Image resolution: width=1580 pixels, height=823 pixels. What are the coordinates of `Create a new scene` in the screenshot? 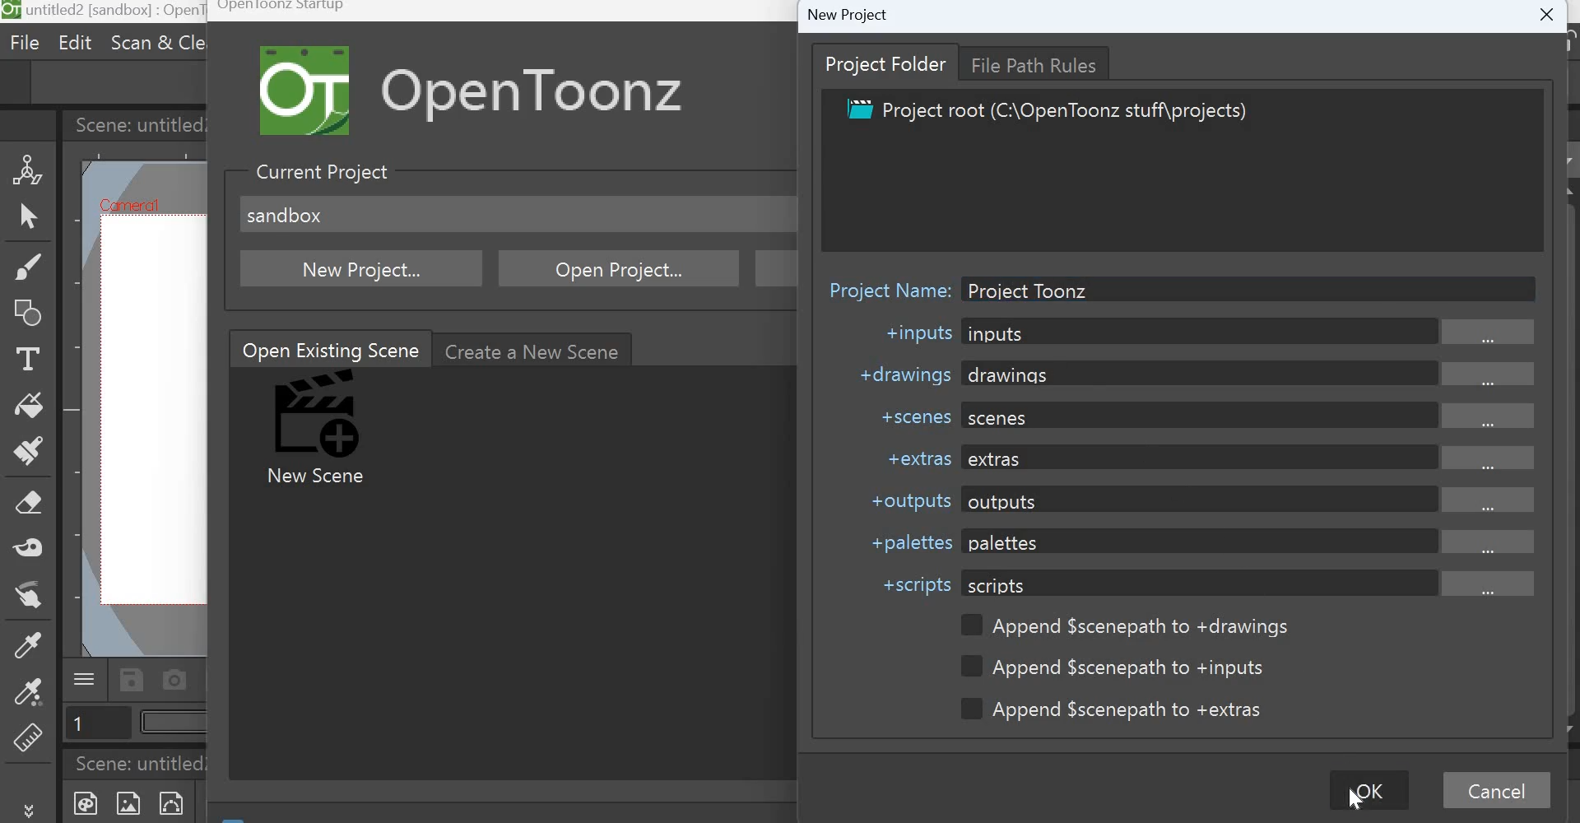 It's located at (533, 349).